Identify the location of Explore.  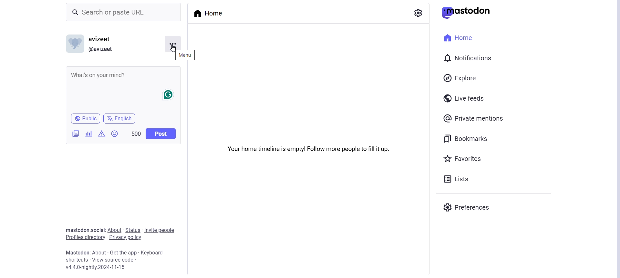
(463, 77).